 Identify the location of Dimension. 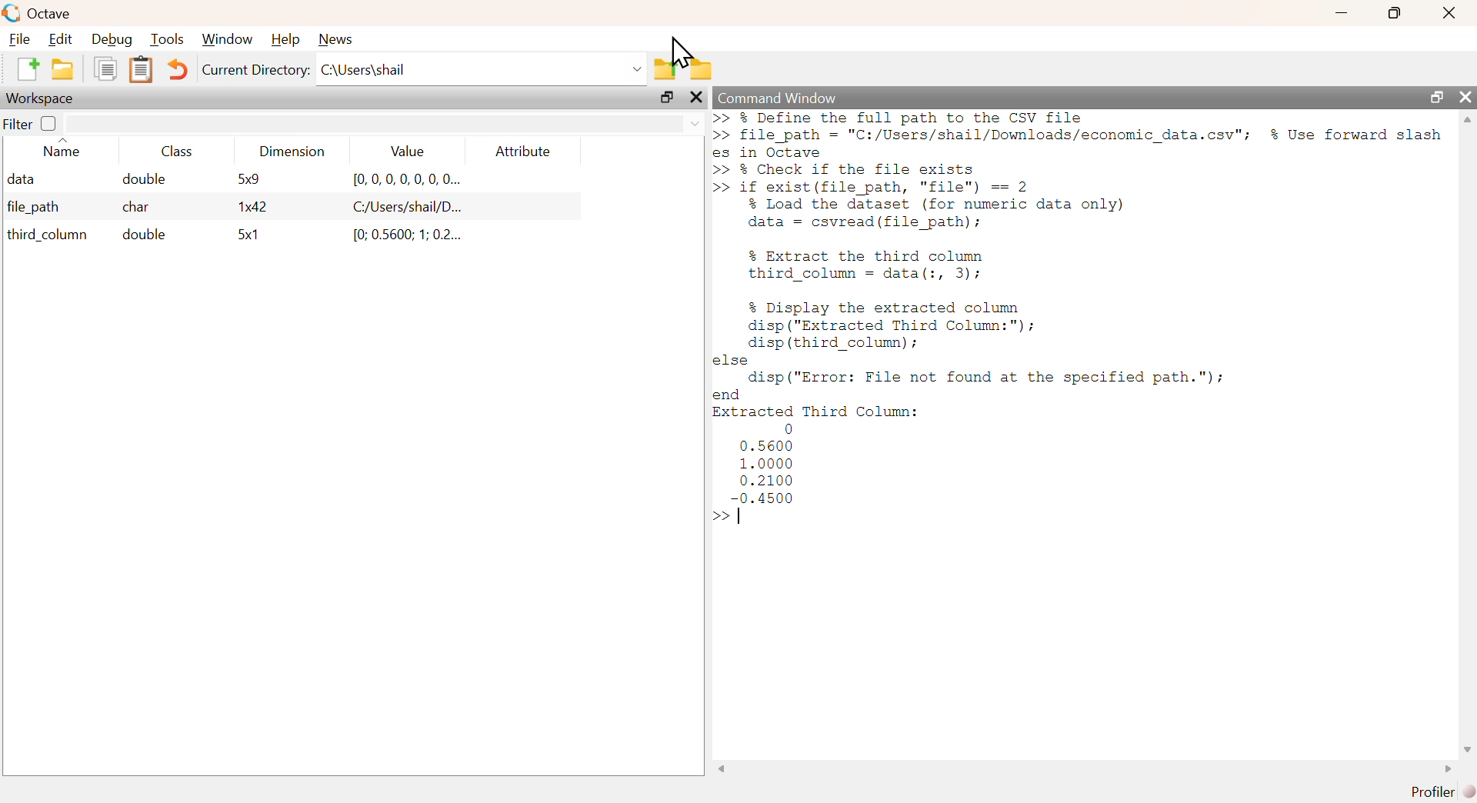
(296, 152).